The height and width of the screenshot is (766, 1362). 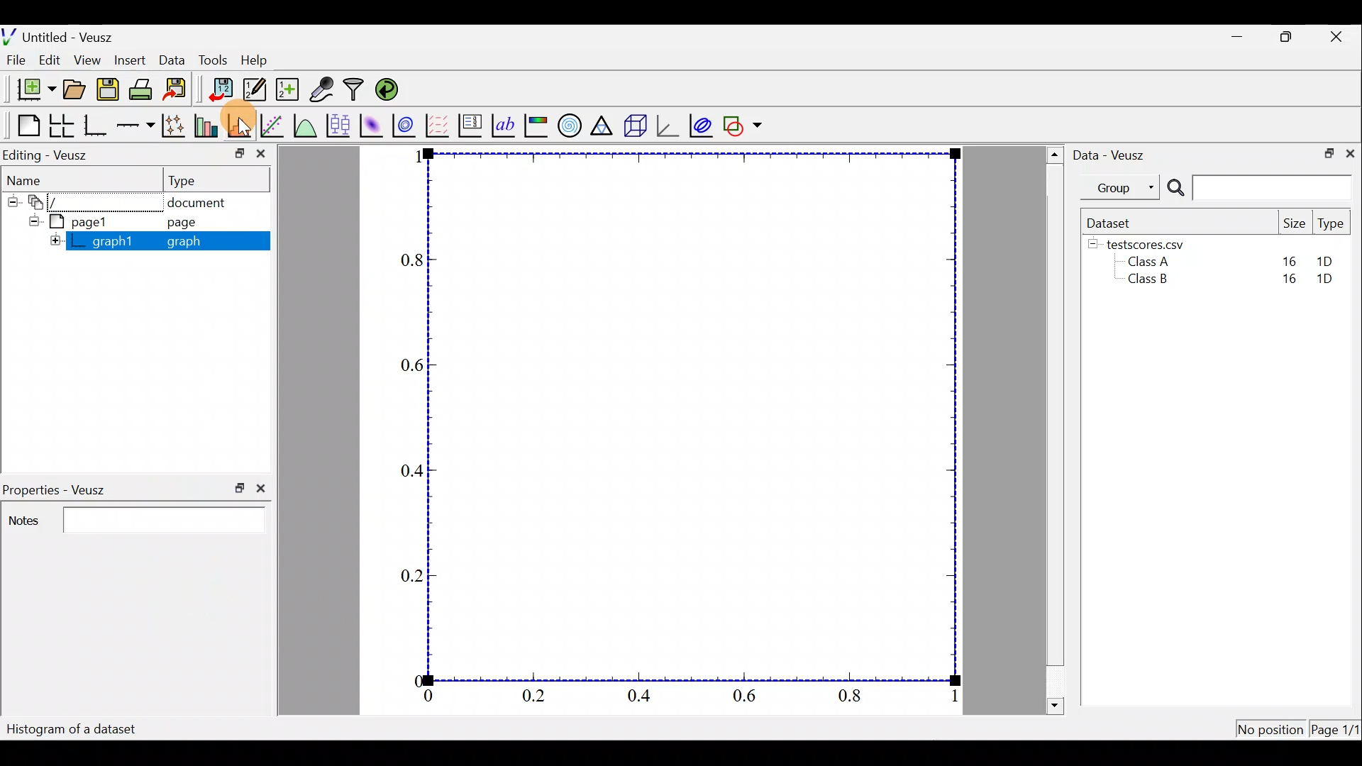 What do you see at coordinates (57, 486) in the screenshot?
I see `Properties - Veusz` at bounding box center [57, 486].